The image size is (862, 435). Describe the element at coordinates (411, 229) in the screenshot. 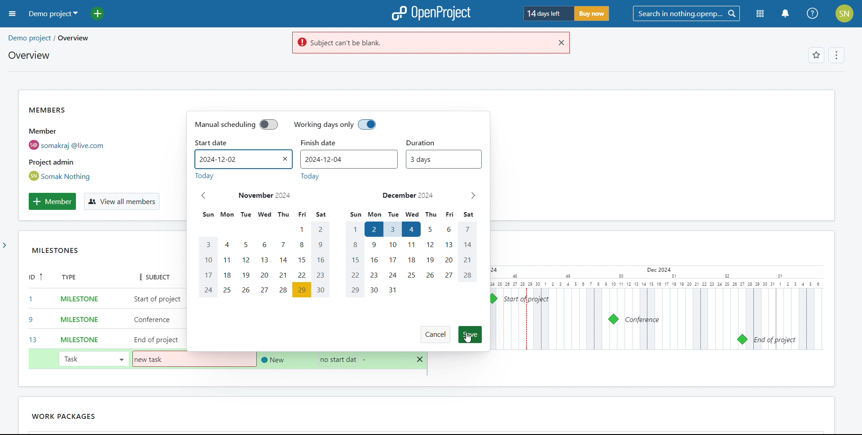

I see `hovering on end date` at that location.